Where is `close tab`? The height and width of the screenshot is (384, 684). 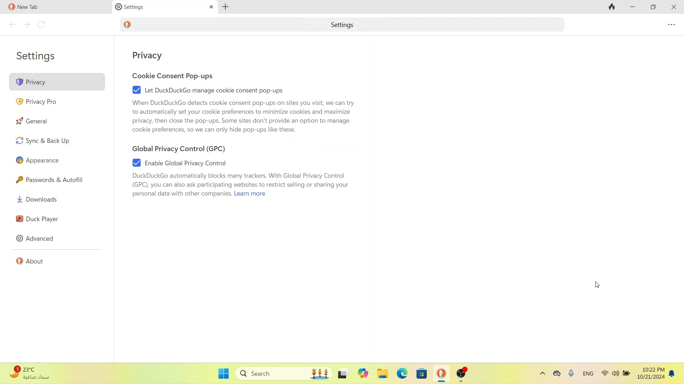 close tab is located at coordinates (104, 7).